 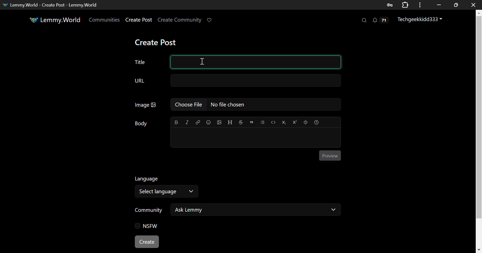 What do you see at coordinates (155, 42) in the screenshot?
I see `Create Post` at bounding box center [155, 42].